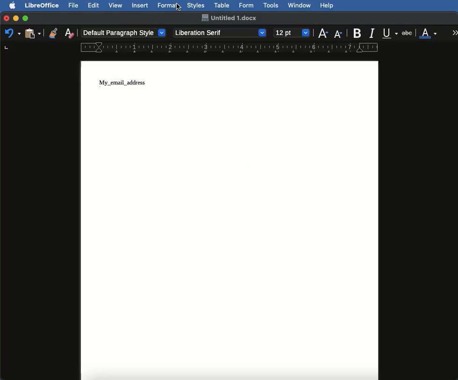  I want to click on , so click(178, 7).